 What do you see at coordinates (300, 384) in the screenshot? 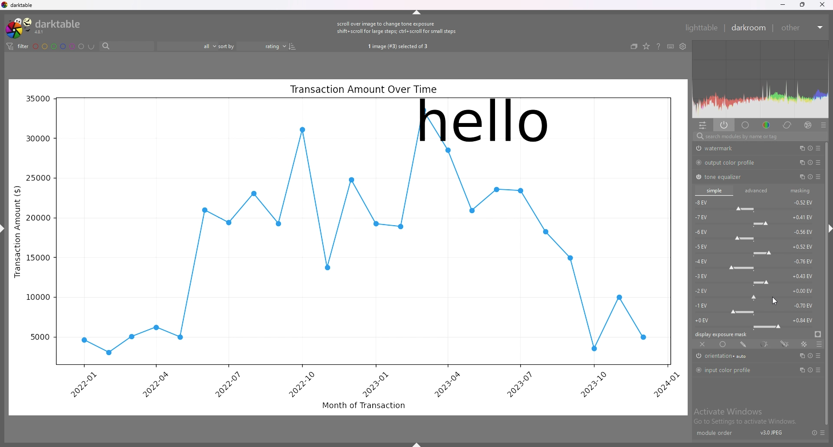
I see `2022-10` at bounding box center [300, 384].